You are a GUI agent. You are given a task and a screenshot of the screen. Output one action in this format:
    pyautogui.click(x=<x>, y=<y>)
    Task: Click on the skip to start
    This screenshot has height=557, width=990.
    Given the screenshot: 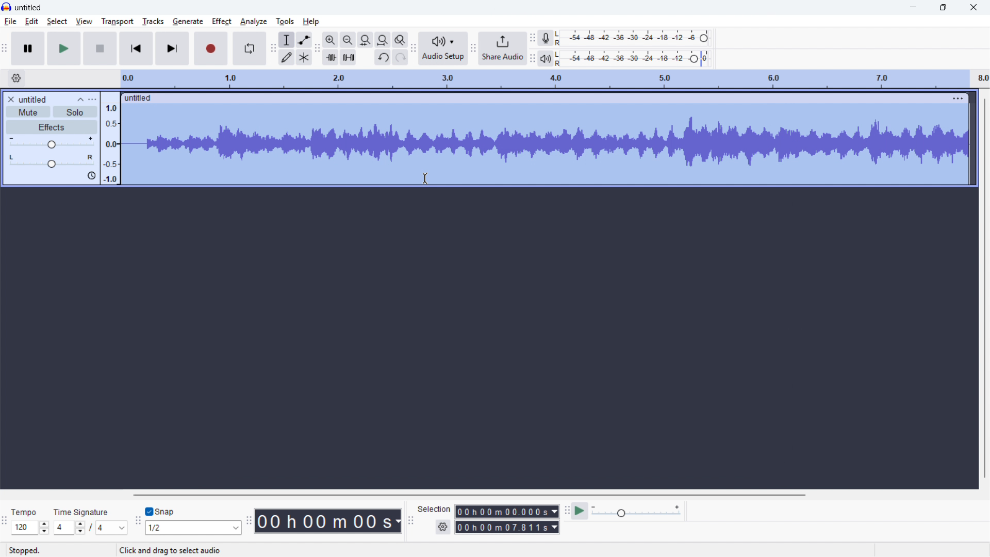 What is the action you would take?
    pyautogui.click(x=136, y=48)
    